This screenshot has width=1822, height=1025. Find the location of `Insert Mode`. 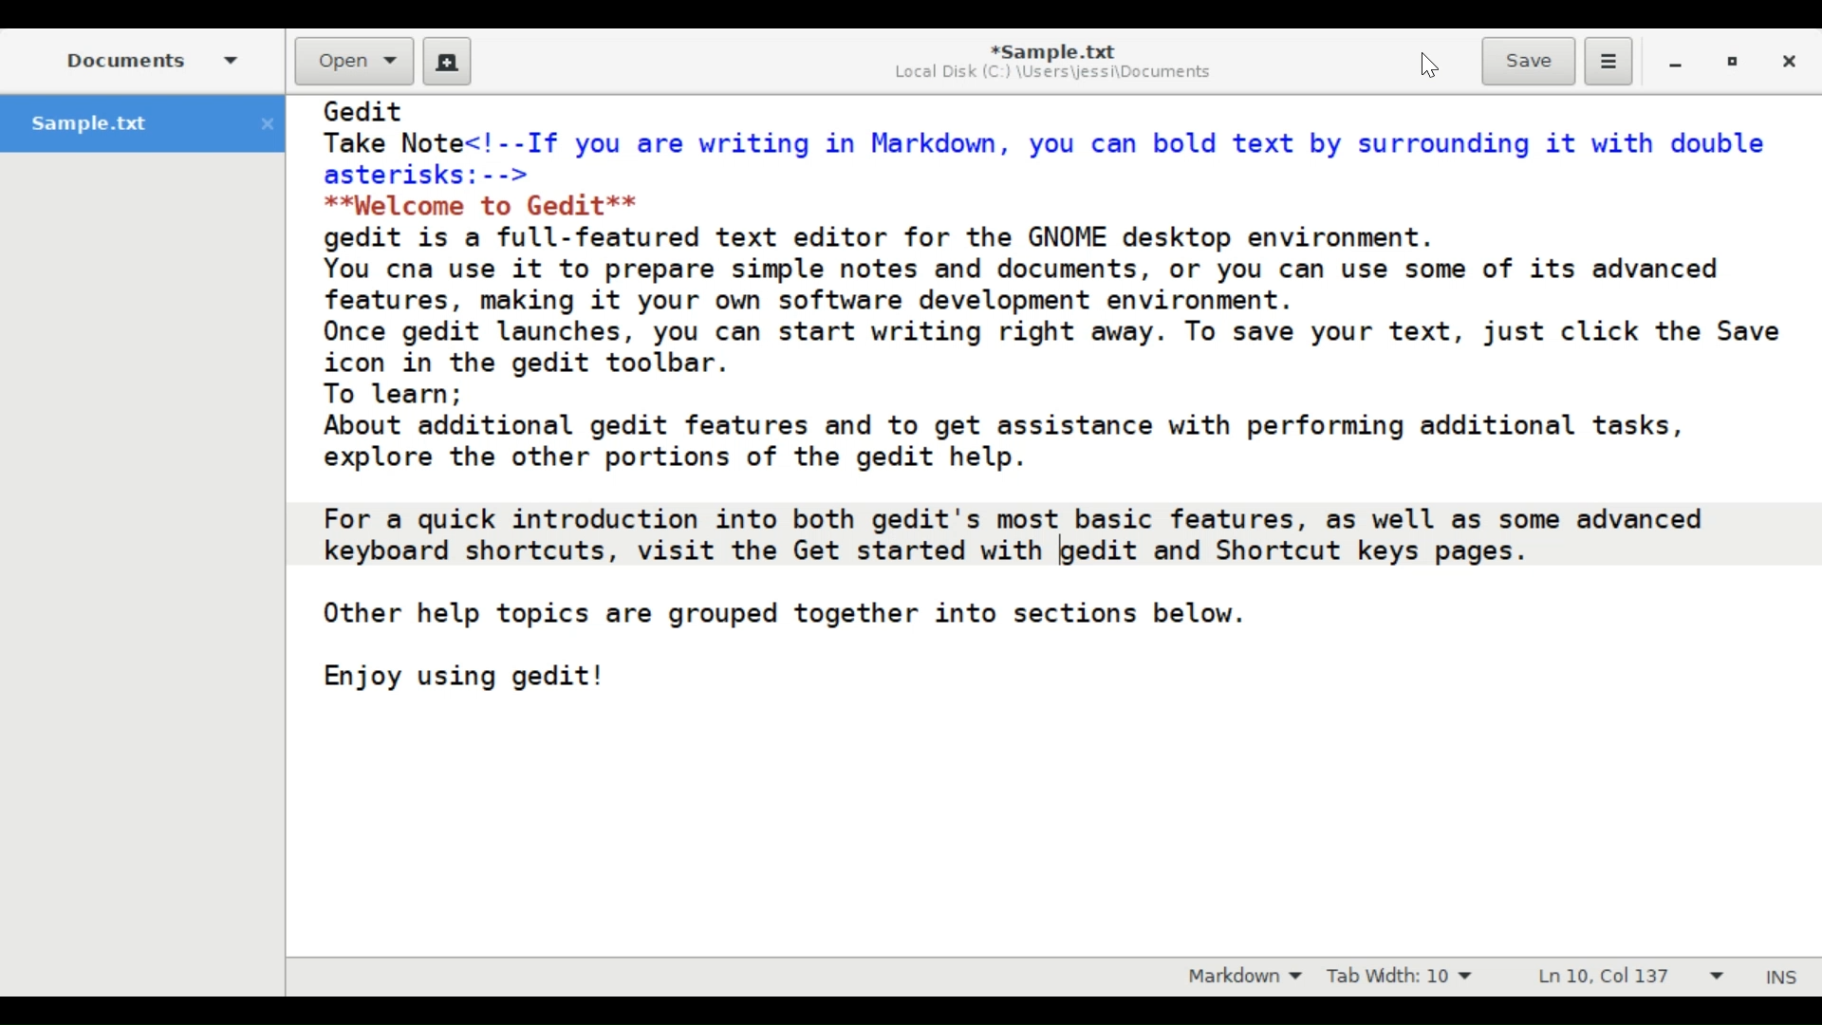

Insert Mode is located at coordinates (1777, 975).